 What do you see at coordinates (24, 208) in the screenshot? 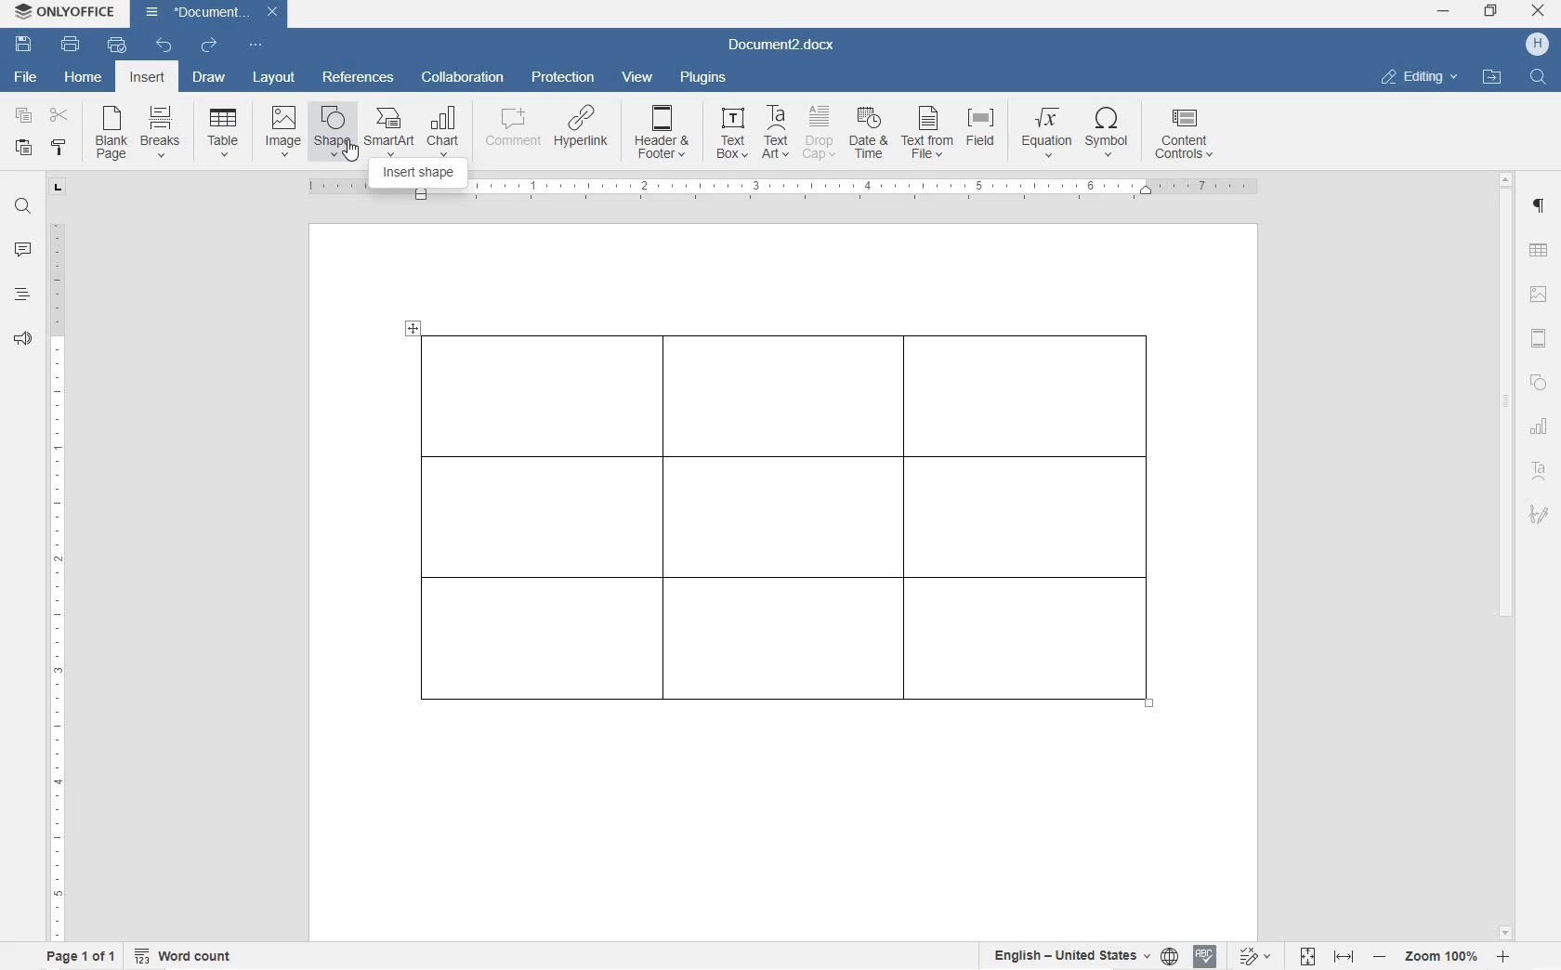
I see `find` at bounding box center [24, 208].